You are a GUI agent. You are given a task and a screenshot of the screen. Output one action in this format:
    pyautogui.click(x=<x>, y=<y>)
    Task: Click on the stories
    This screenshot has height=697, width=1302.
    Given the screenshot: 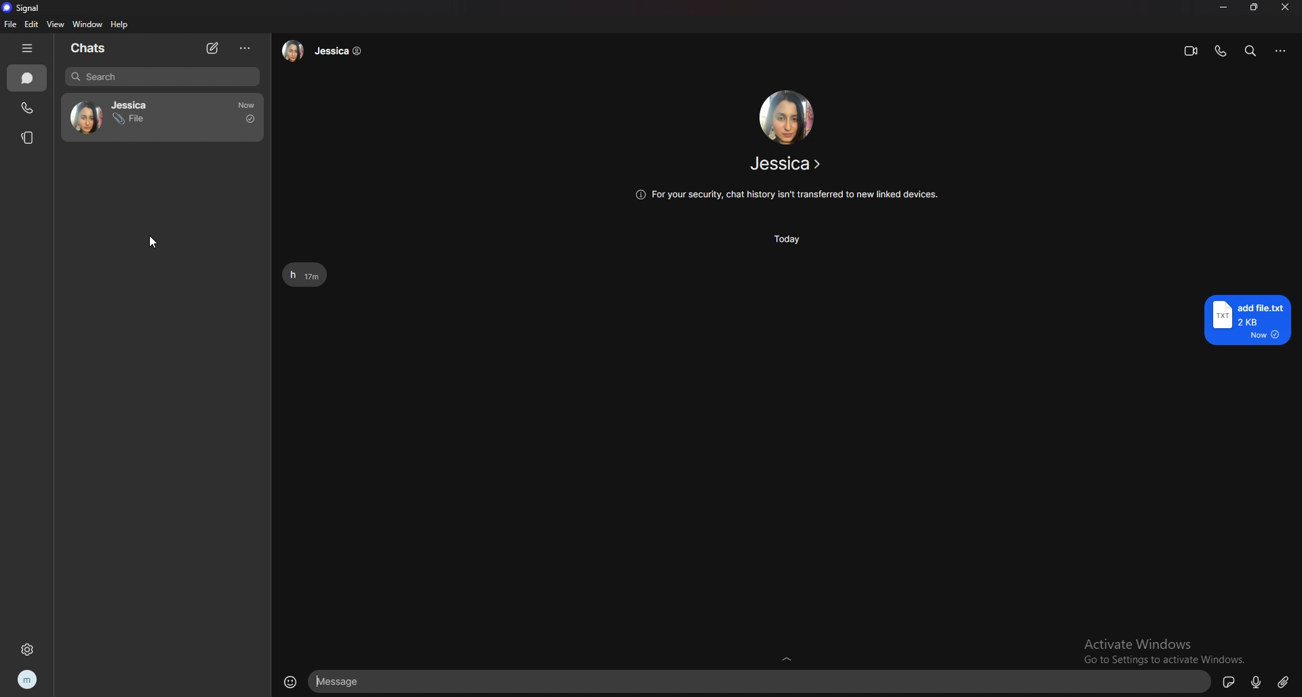 What is the action you would take?
    pyautogui.click(x=29, y=137)
    